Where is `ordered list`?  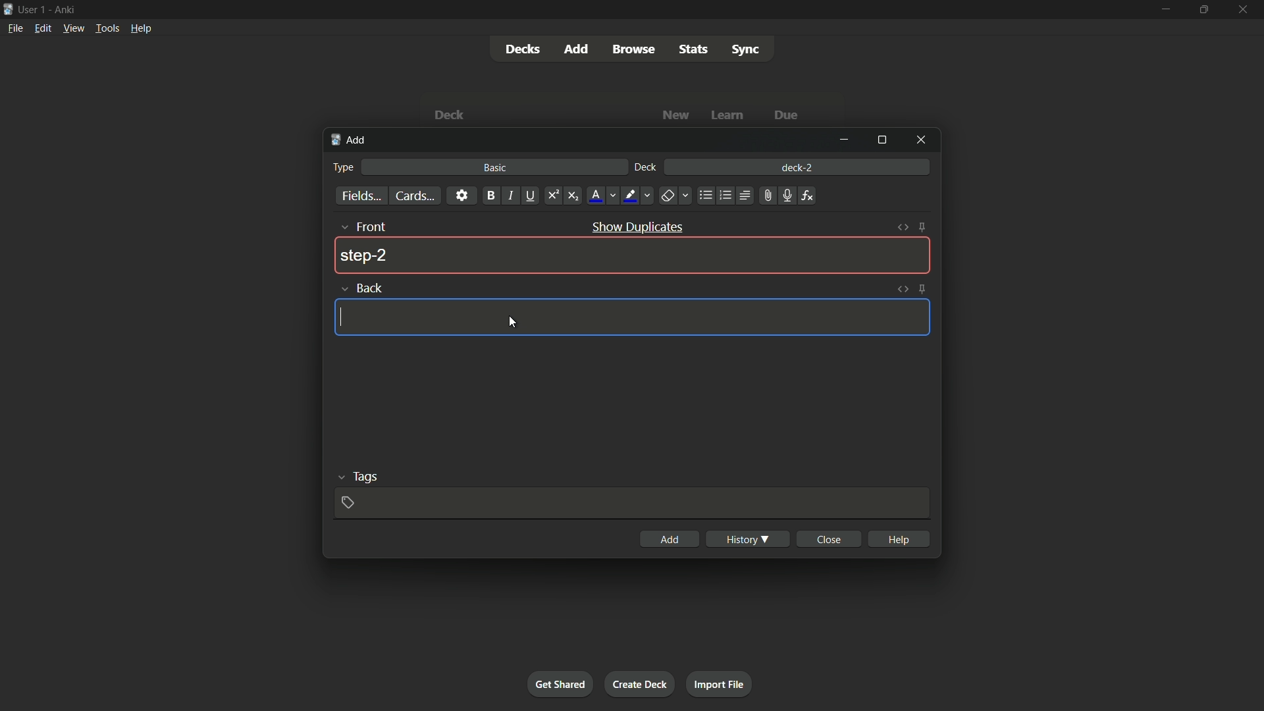
ordered list is located at coordinates (724, 196).